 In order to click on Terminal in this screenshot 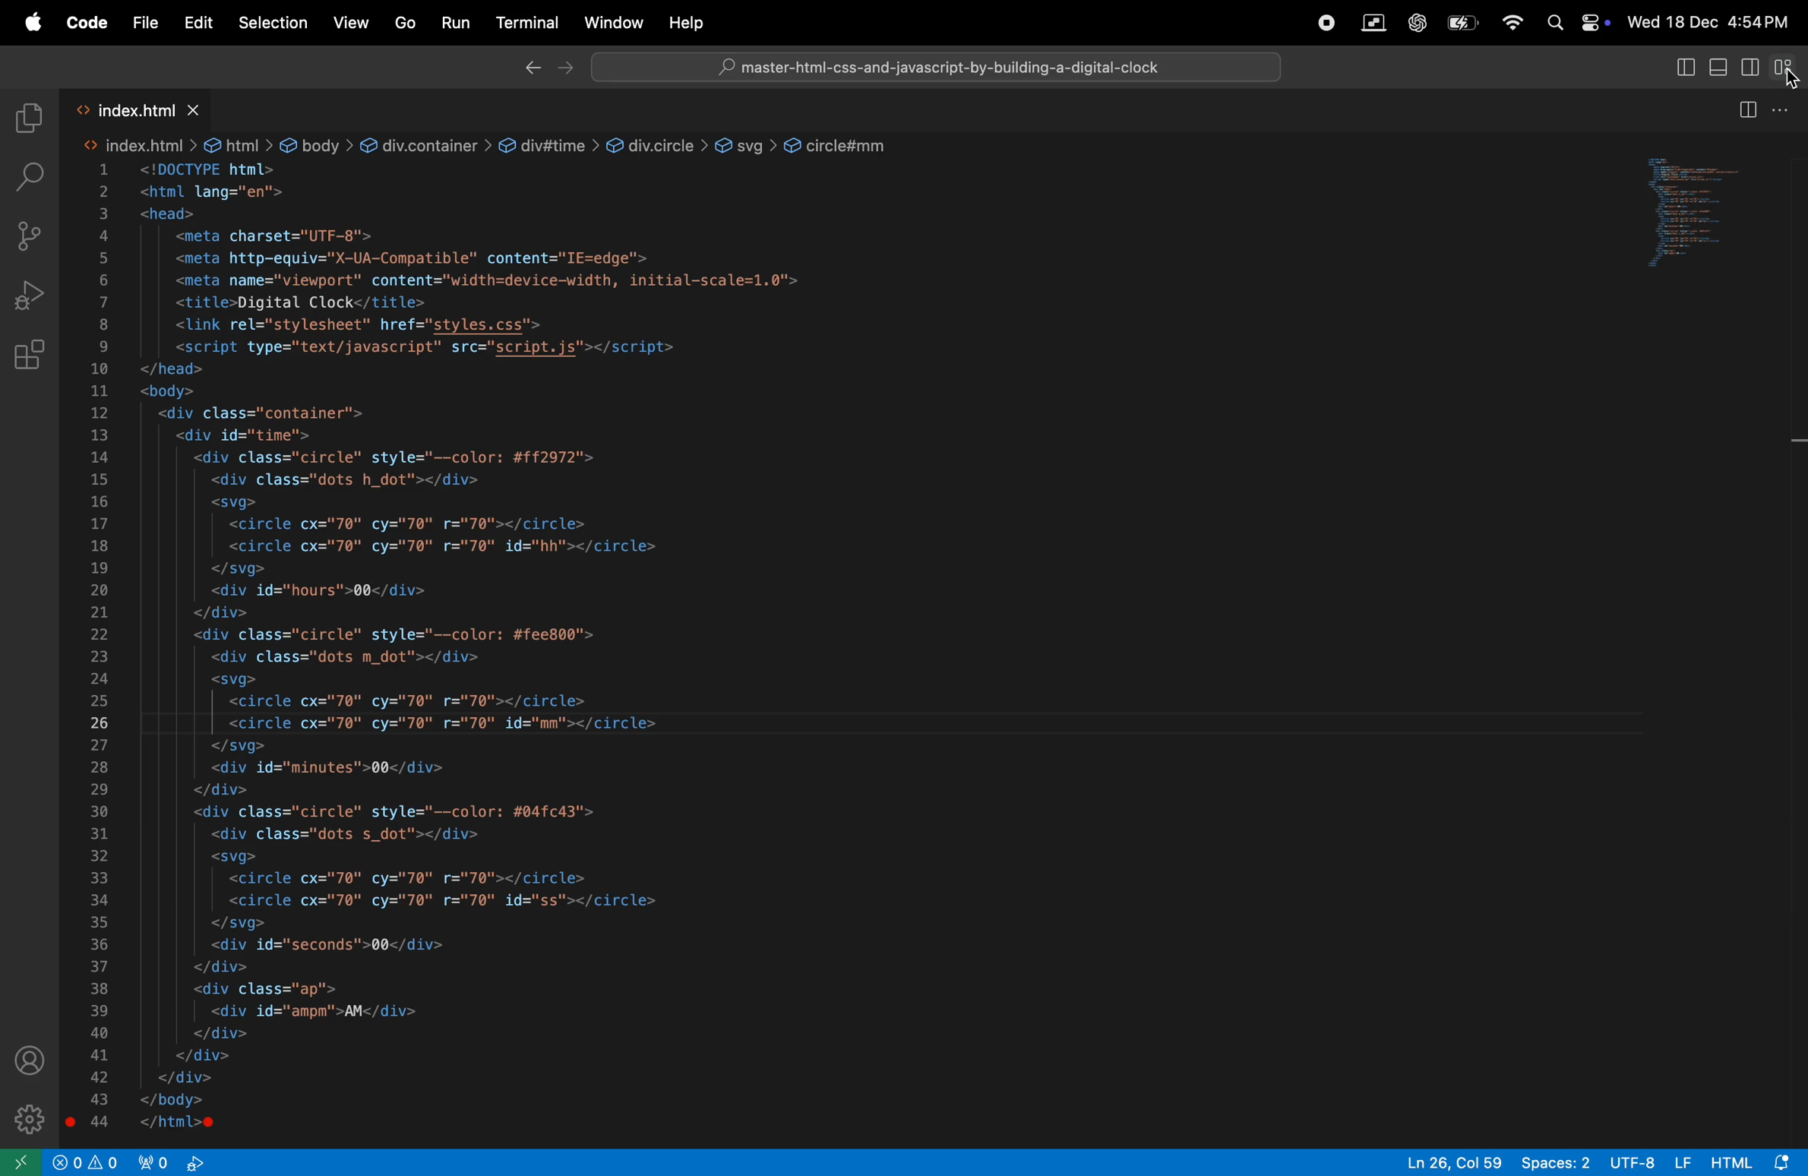, I will do `click(528, 27)`.